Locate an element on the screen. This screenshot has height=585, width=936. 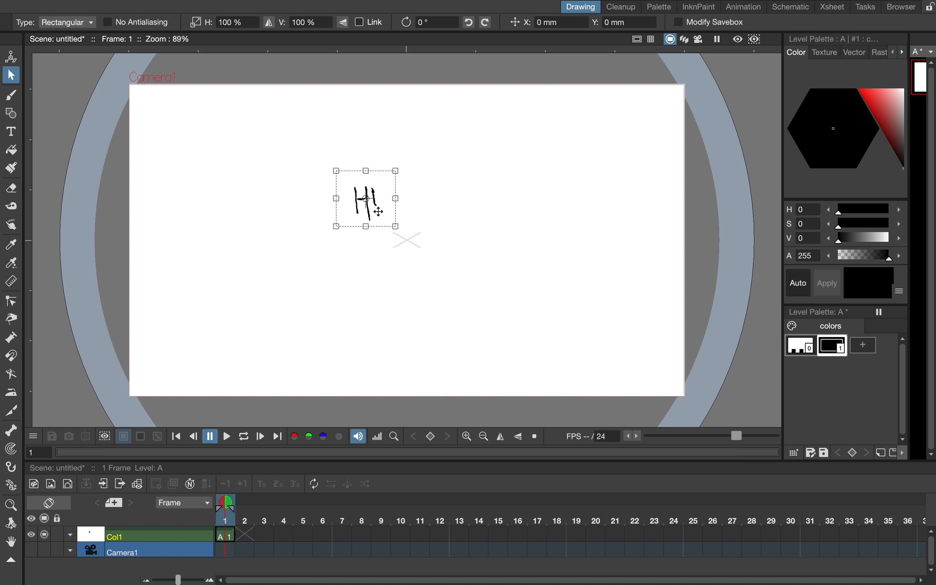
finger tool is located at coordinates (10, 225).